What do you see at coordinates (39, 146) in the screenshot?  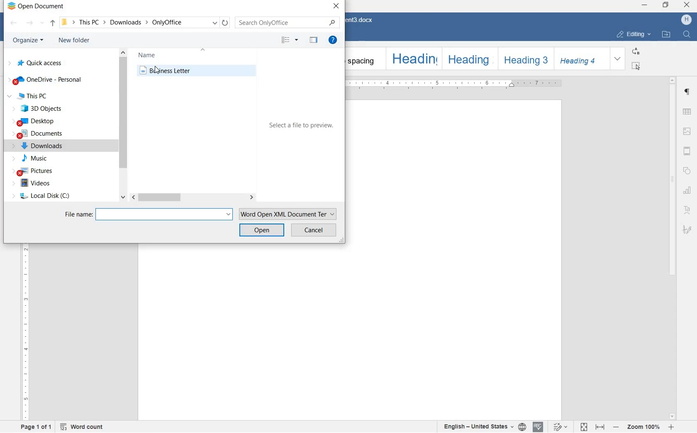 I see `downloads` at bounding box center [39, 146].